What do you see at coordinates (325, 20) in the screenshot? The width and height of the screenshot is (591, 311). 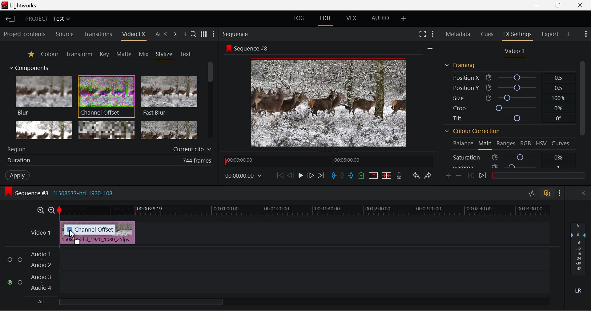 I see `Edit Layout Open` at bounding box center [325, 20].